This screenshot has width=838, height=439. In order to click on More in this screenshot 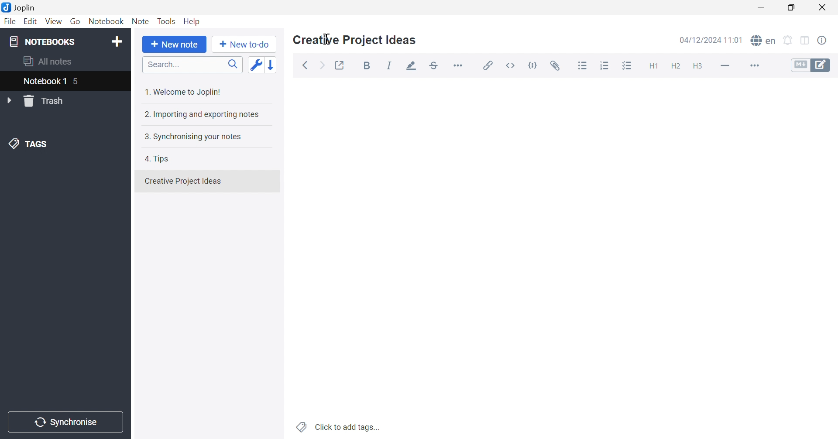, I will do `click(756, 66)`.